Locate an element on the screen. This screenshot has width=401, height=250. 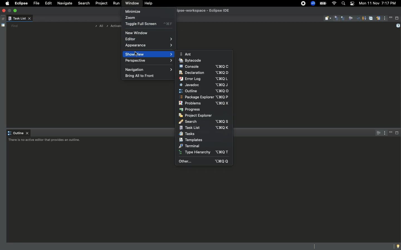
Project explorer is located at coordinates (196, 115).